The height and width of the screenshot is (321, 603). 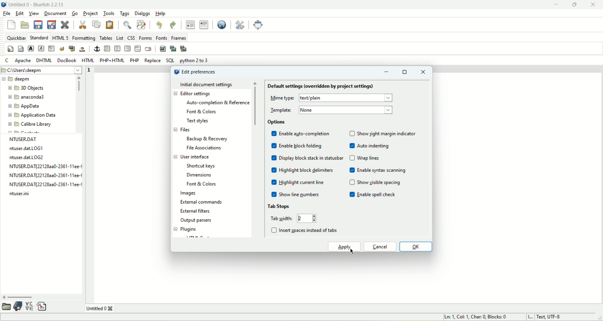 What do you see at coordinates (351, 165) in the screenshot?
I see `check box` at bounding box center [351, 165].